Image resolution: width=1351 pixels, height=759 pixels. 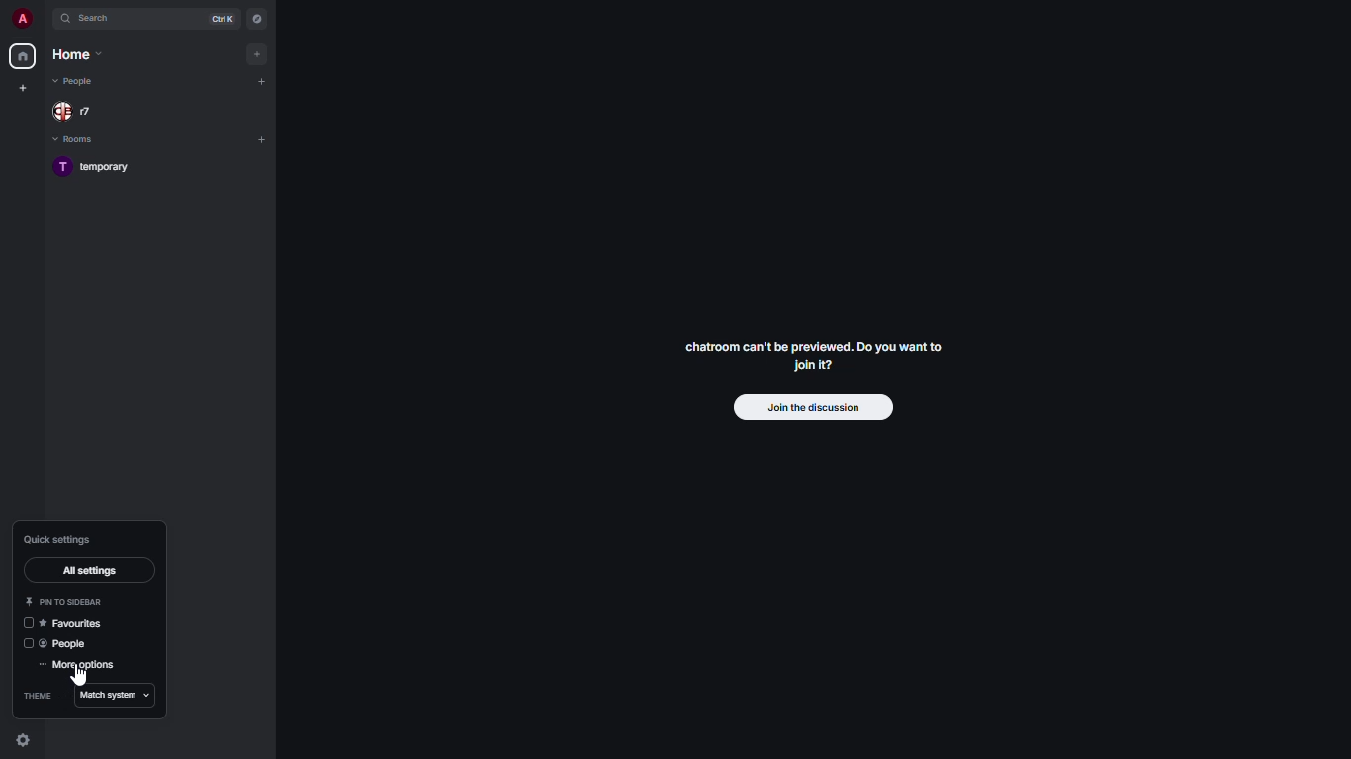 What do you see at coordinates (82, 667) in the screenshot?
I see `more settings` at bounding box center [82, 667].